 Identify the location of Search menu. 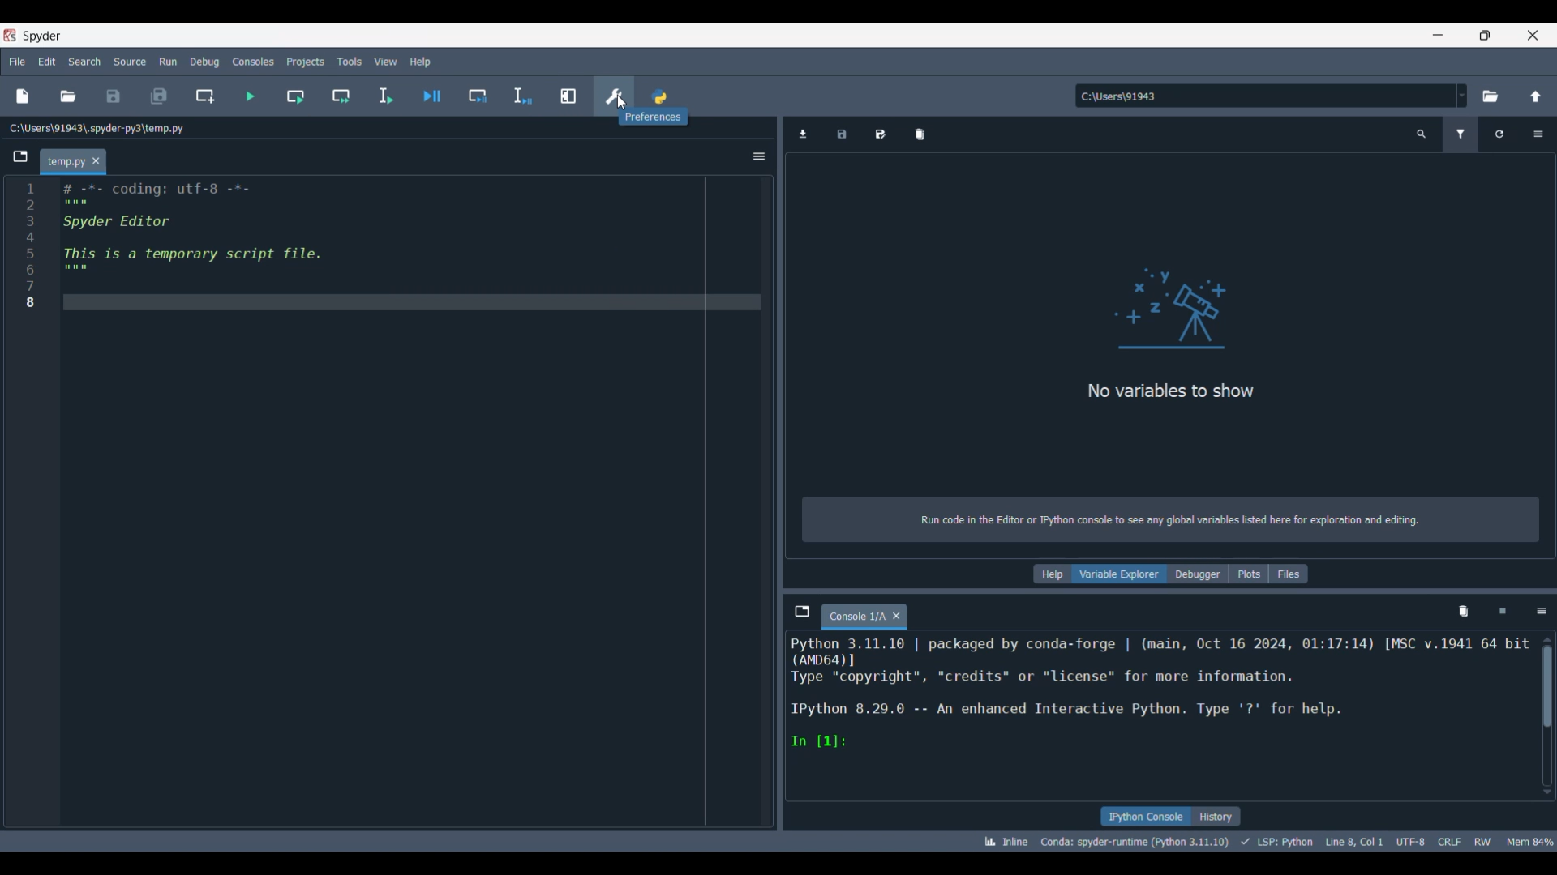
(84, 62).